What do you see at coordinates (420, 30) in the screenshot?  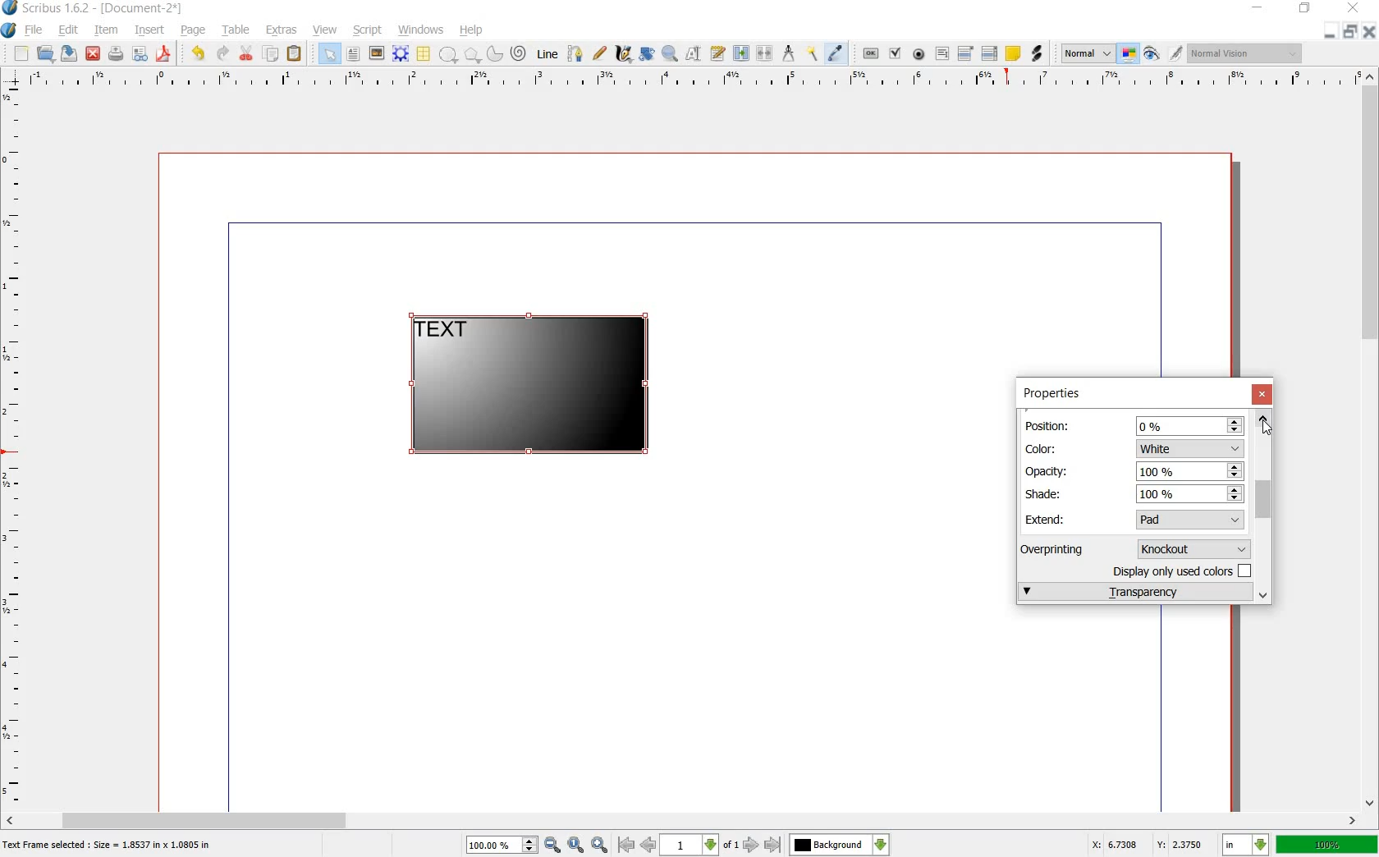 I see `windows` at bounding box center [420, 30].